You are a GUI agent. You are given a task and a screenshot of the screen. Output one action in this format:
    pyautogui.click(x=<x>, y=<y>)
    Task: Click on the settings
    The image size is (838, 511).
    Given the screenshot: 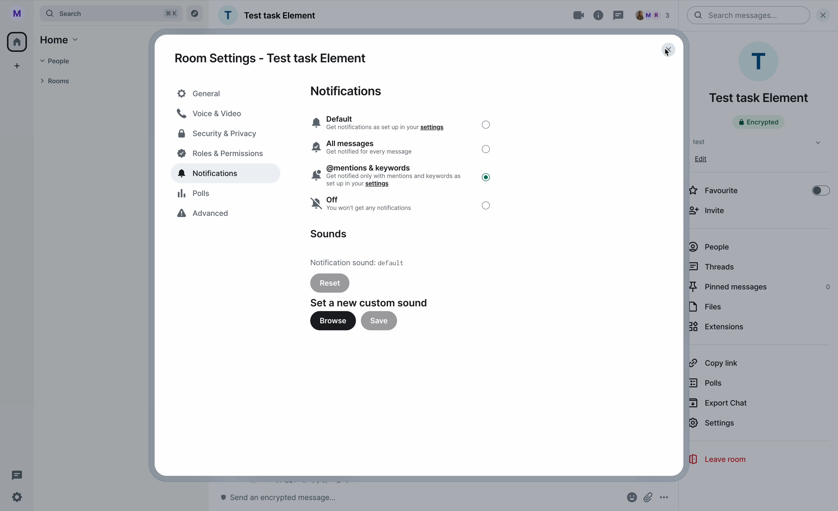 What is the action you would take?
    pyautogui.click(x=17, y=498)
    